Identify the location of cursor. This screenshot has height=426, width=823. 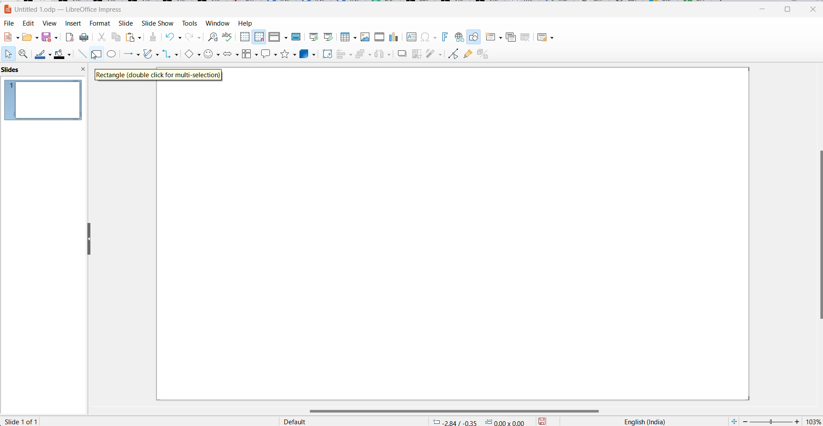
(95, 58).